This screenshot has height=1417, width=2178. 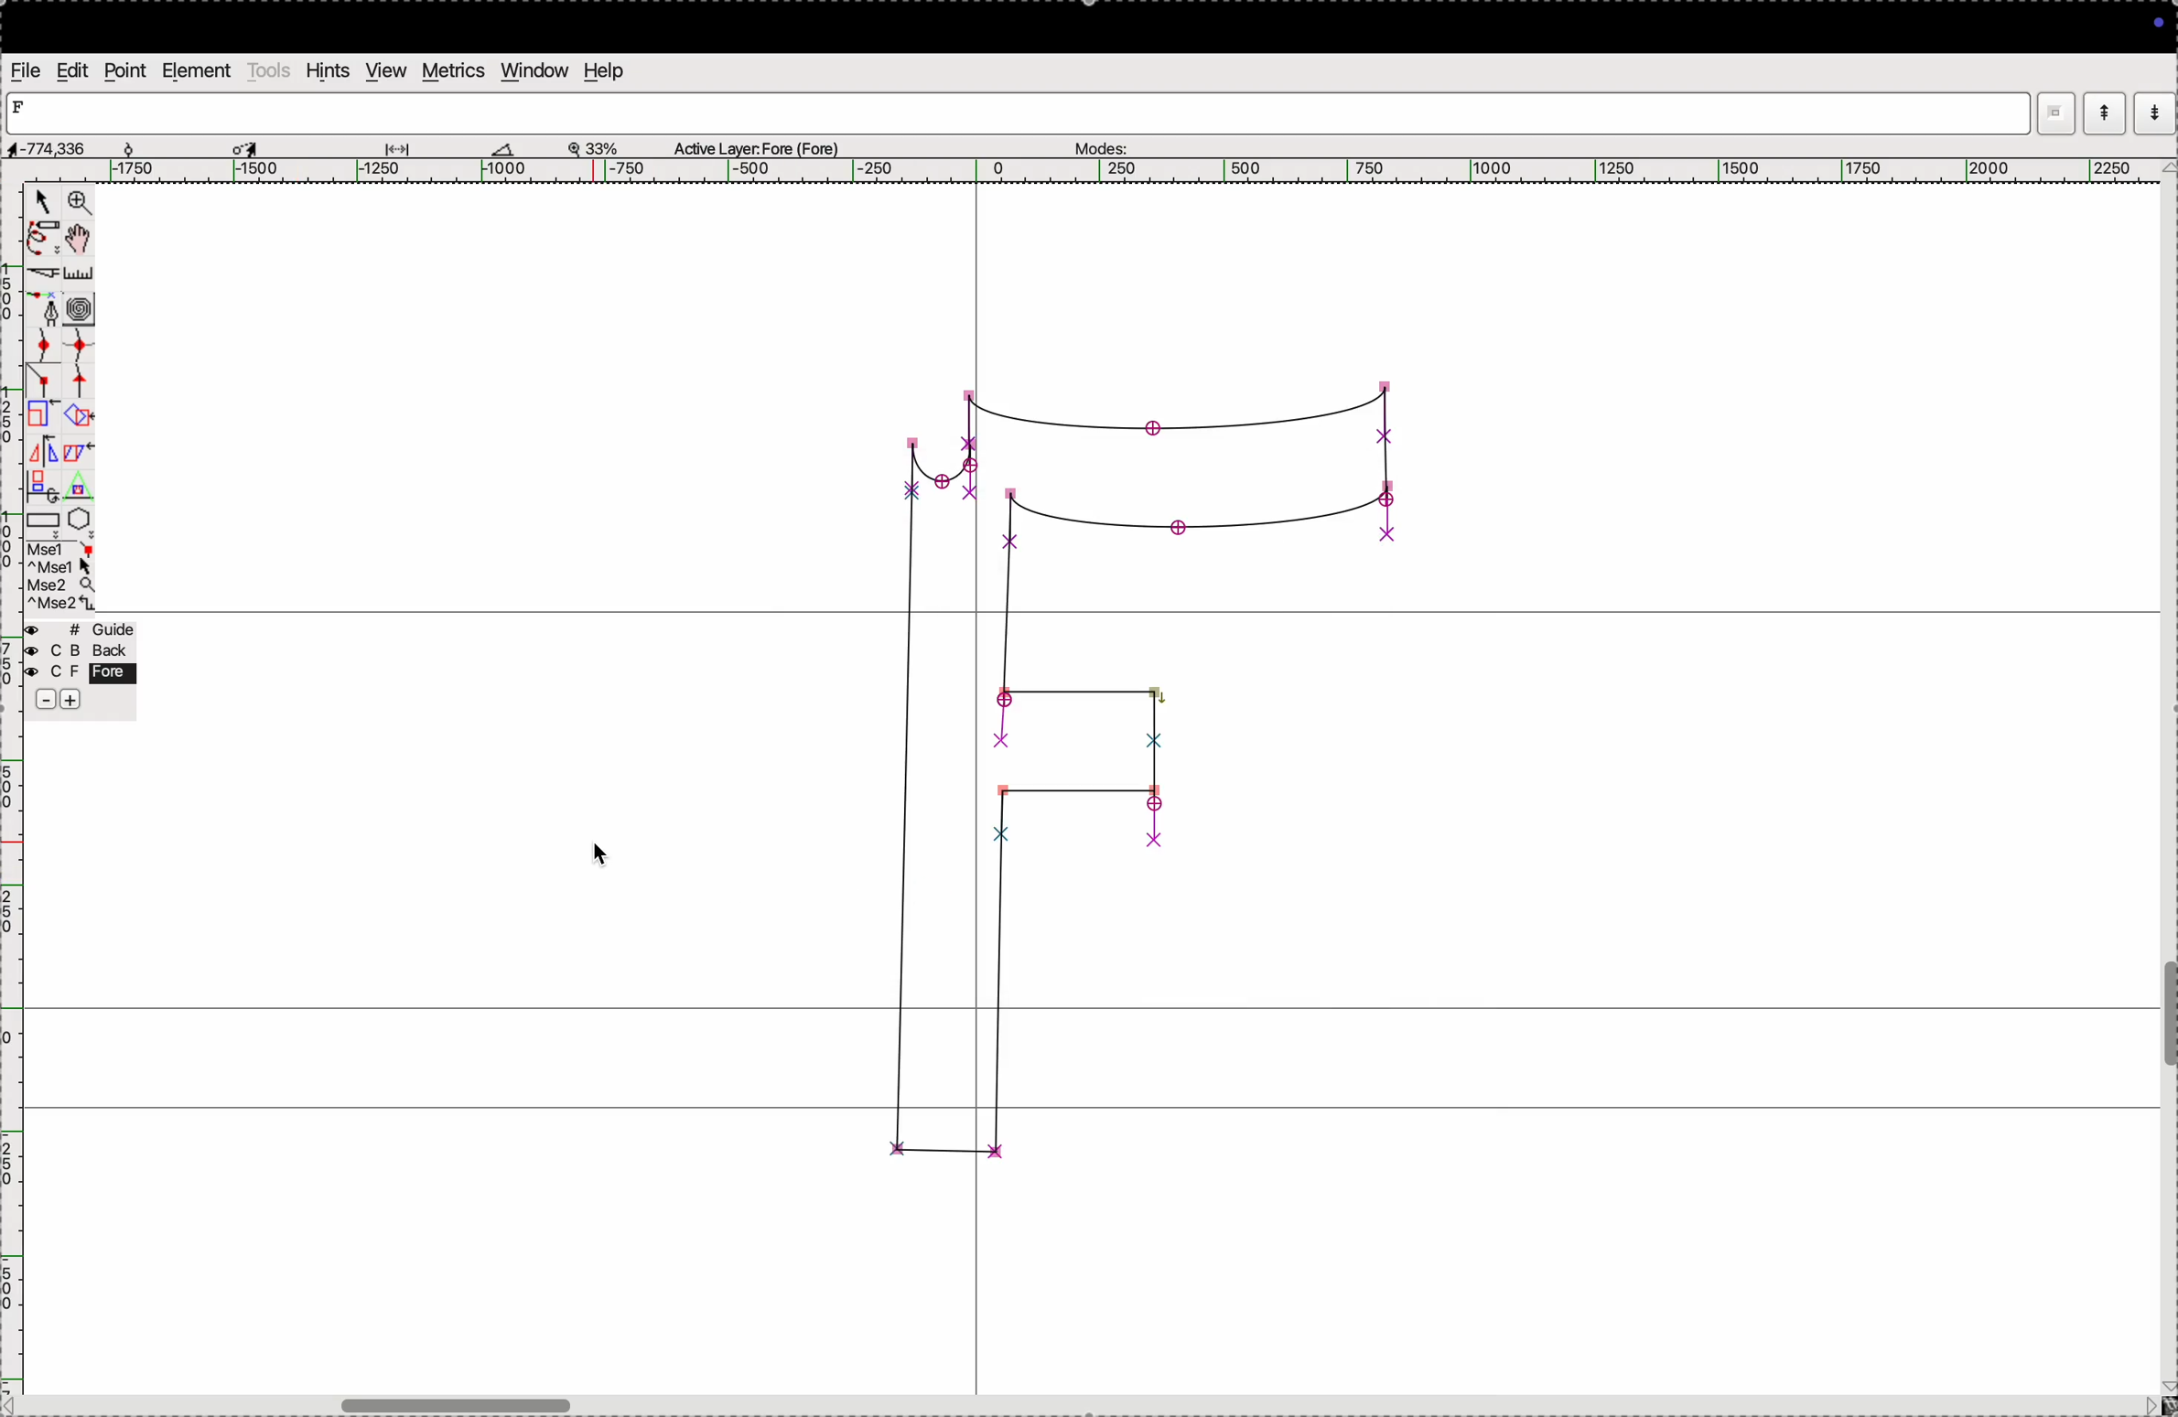 What do you see at coordinates (81, 416) in the screenshot?
I see `overlap` at bounding box center [81, 416].